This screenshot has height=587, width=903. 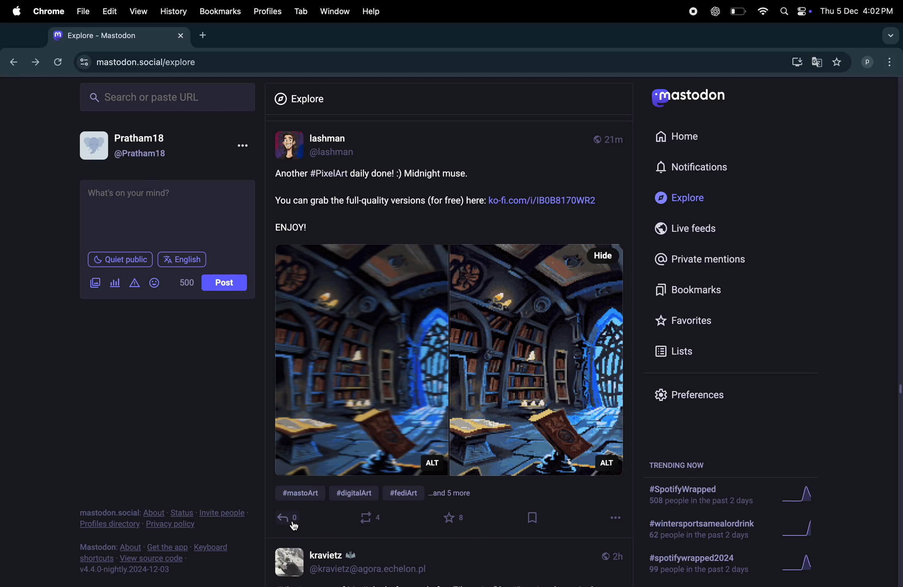 What do you see at coordinates (135, 148) in the screenshot?
I see `` at bounding box center [135, 148].